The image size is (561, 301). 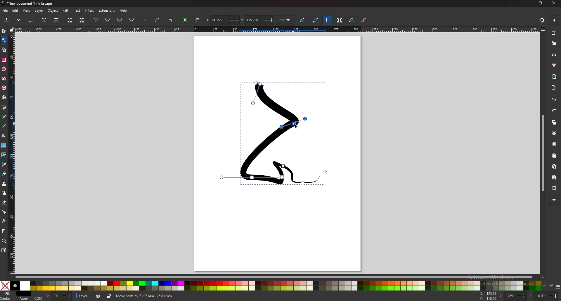 What do you see at coordinates (257, 20) in the screenshot?
I see `y coordinates` at bounding box center [257, 20].